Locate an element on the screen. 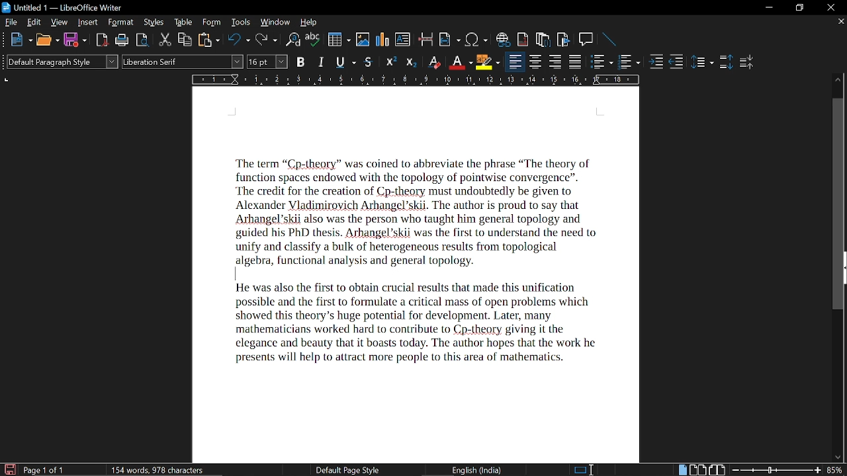  current window: Untitled 1 — LibreOffice Writer is located at coordinates (65, 9).